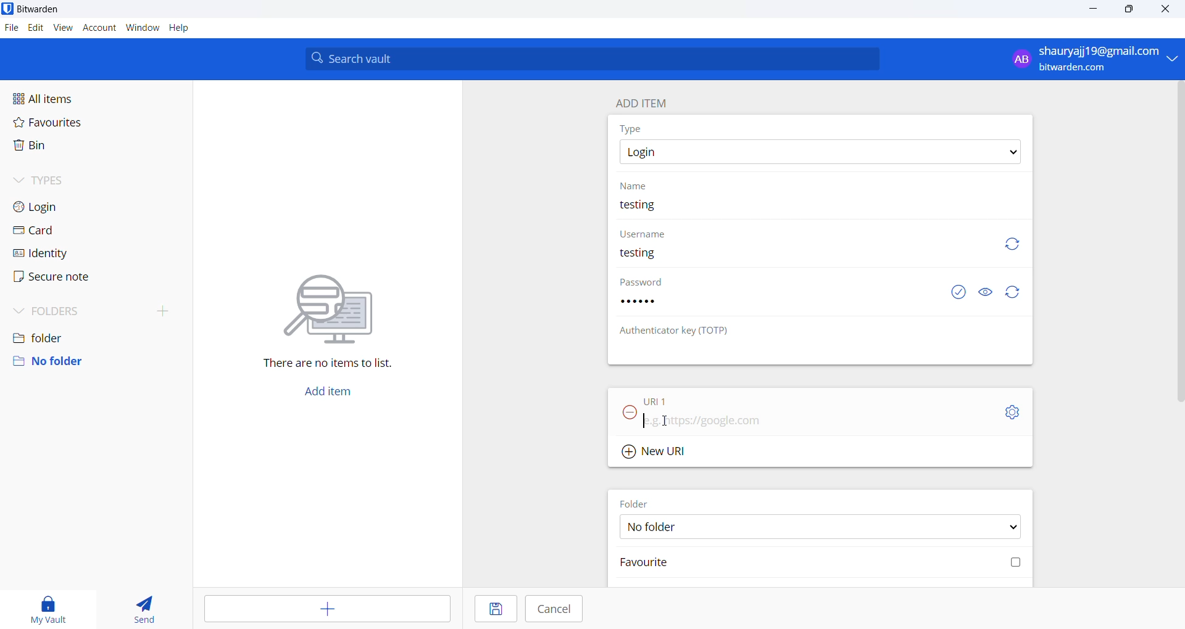  I want to click on URL setting, so click(1007, 411).